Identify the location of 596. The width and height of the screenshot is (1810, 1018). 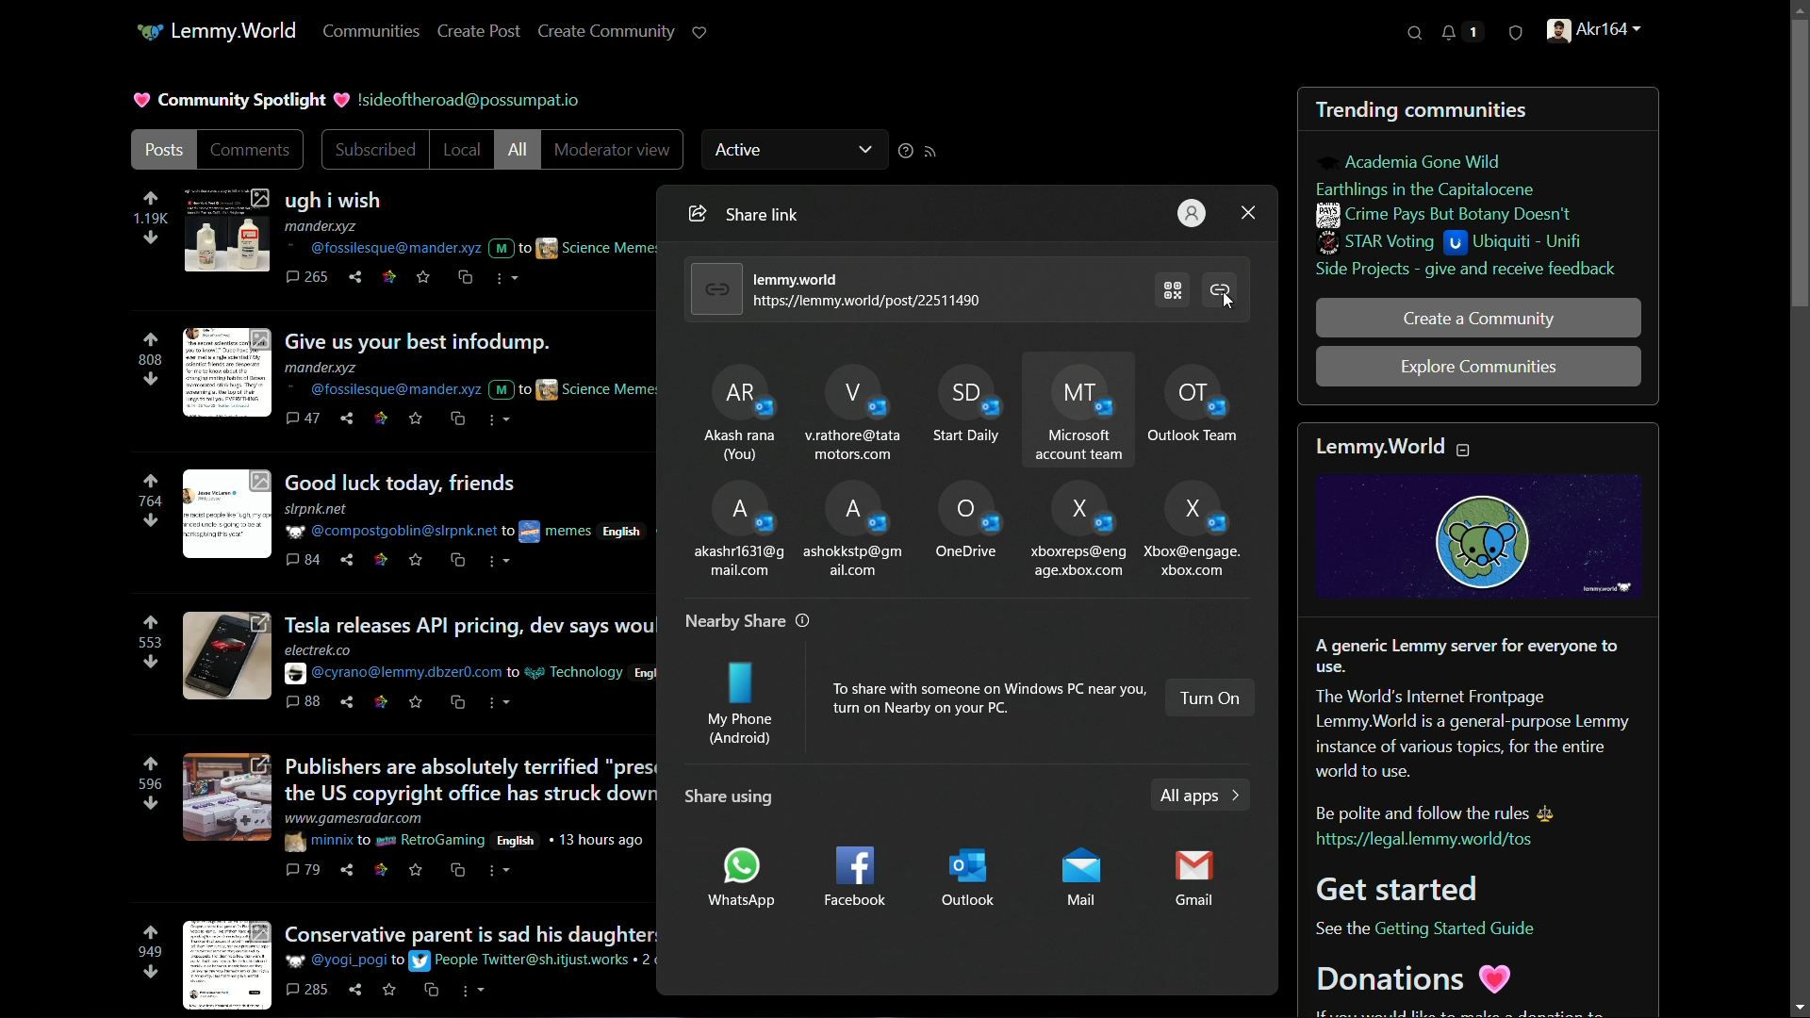
(148, 785).